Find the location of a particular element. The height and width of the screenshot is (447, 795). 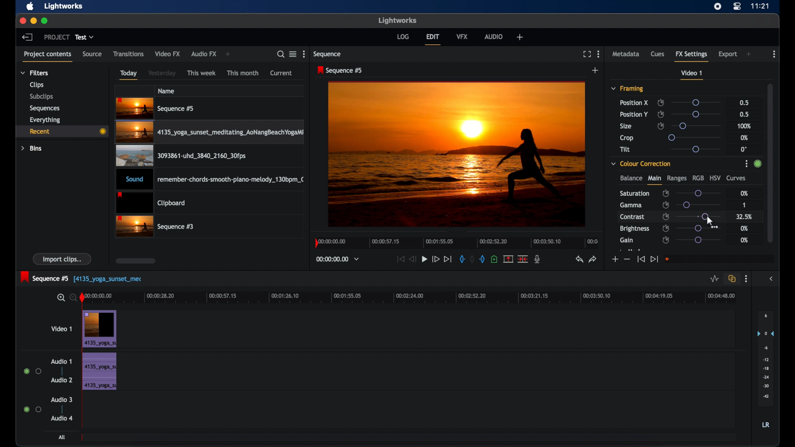

jump to start is located at coordinates (400, 259).